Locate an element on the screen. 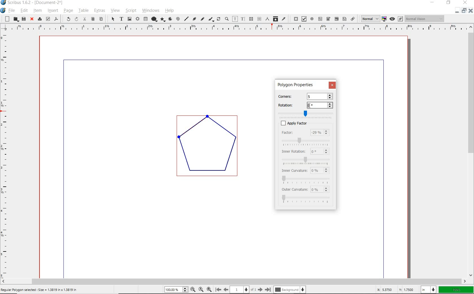 The width and height of the screenshot is (474, 294). item is located at coordinates (38, 11).